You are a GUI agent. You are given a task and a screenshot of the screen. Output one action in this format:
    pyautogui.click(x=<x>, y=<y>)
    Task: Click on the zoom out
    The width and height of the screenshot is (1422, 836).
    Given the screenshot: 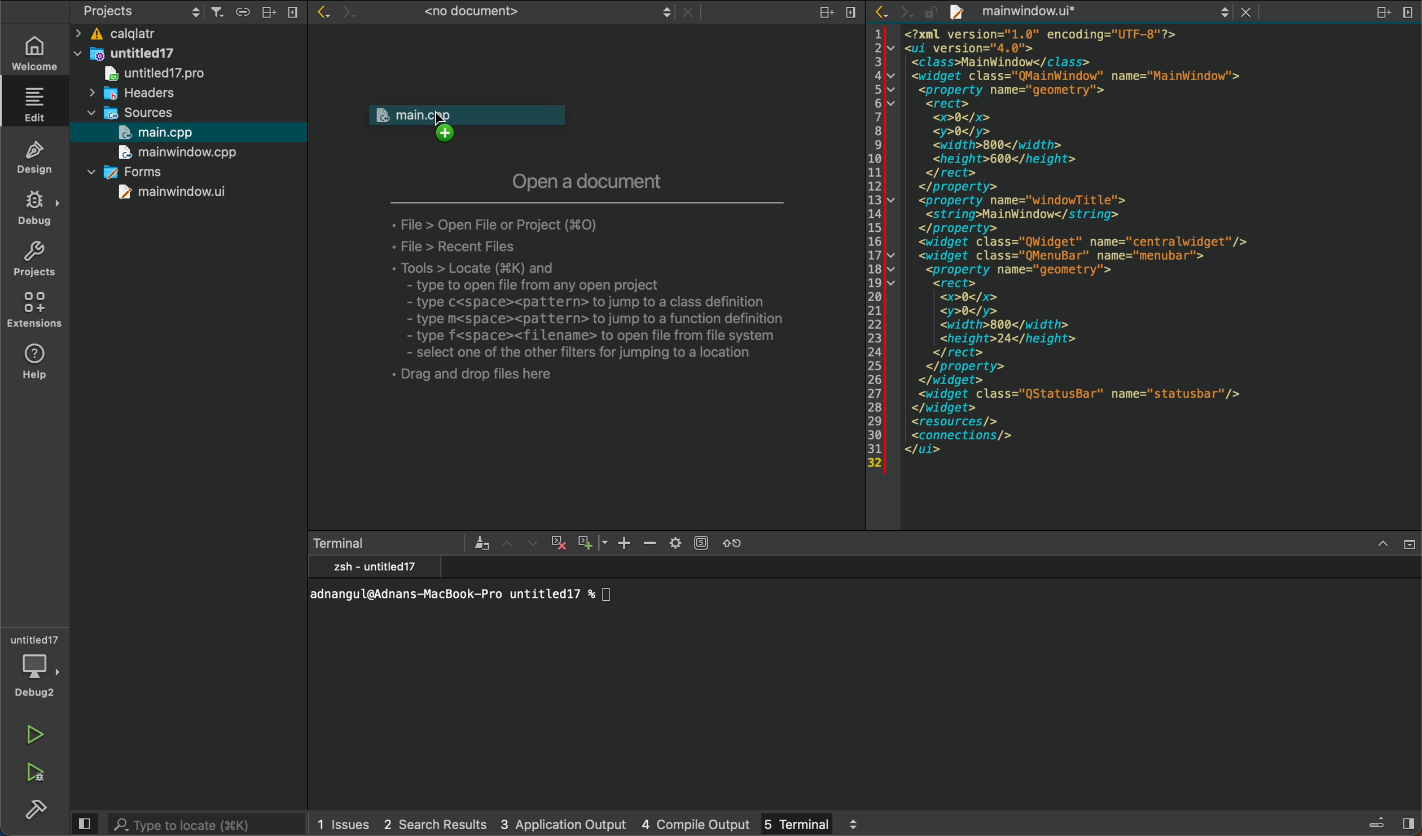 What is the action you would take?
    pyautogui.click(x=591, y=541)
    